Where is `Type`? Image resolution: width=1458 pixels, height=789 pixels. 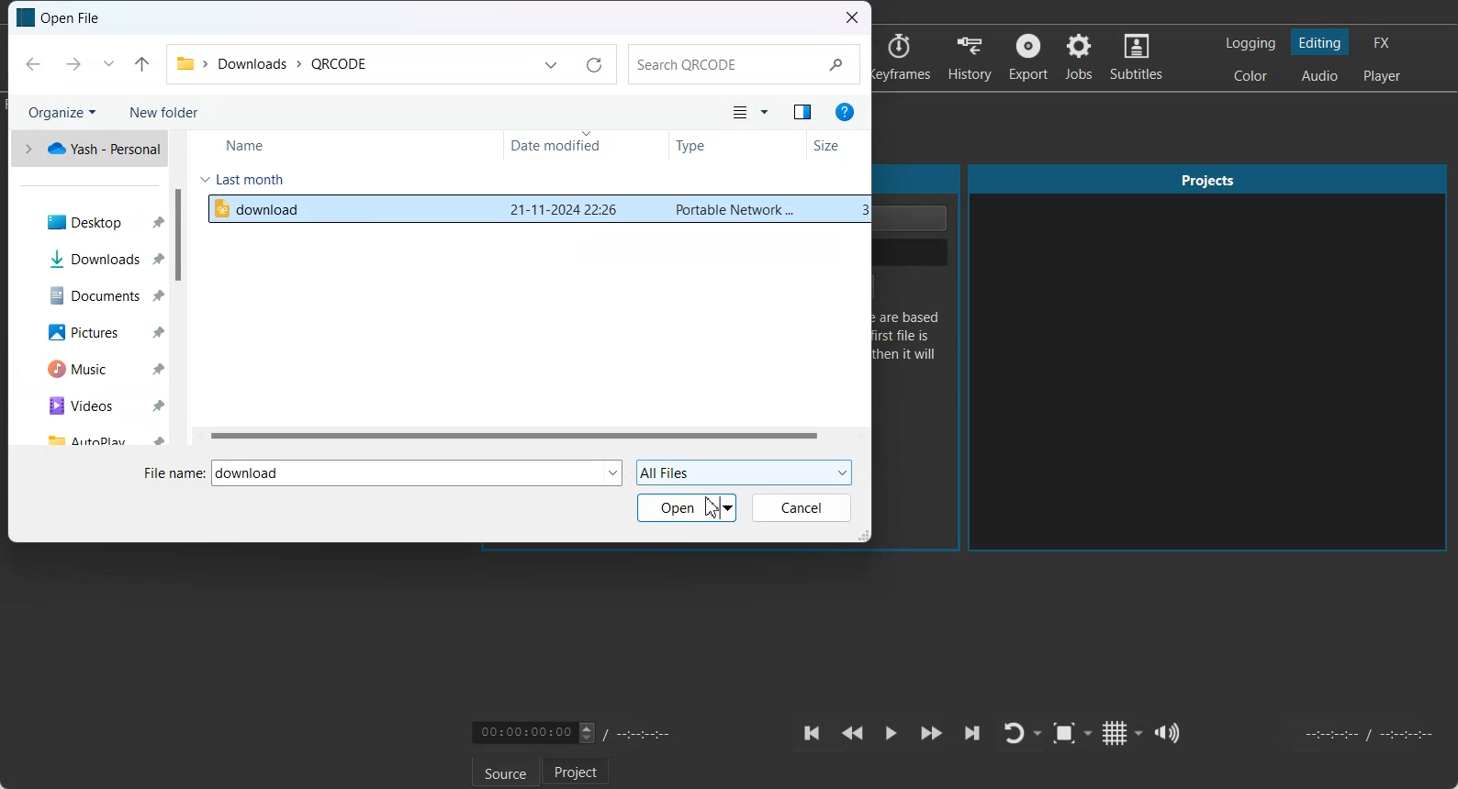
Type is located at coordinates (702, 147).